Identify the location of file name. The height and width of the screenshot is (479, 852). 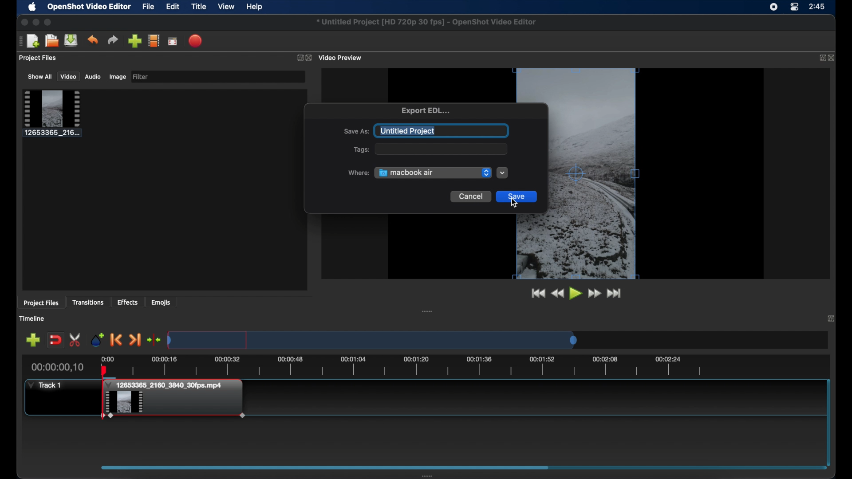
(428, 22).